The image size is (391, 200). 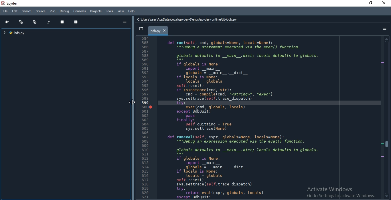 What do you see at coordinates (110, 11) in the screenshot?
I see `Tools` at bounding box center [110, 11].